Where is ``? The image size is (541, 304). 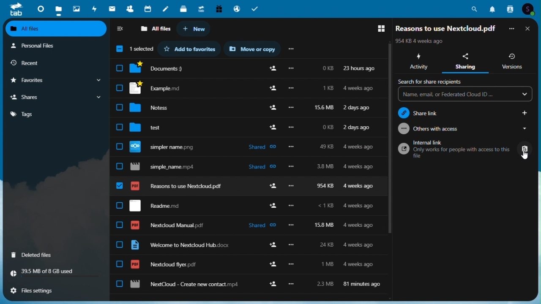
 is located at coordinates (289, 147).